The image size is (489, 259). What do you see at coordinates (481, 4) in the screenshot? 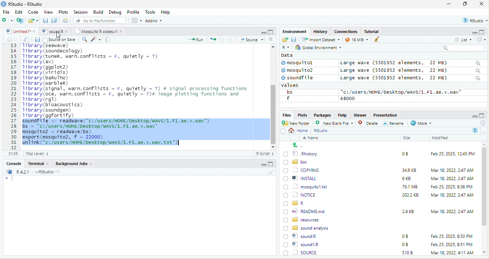
I see `close` at bounding box center [481, 4].